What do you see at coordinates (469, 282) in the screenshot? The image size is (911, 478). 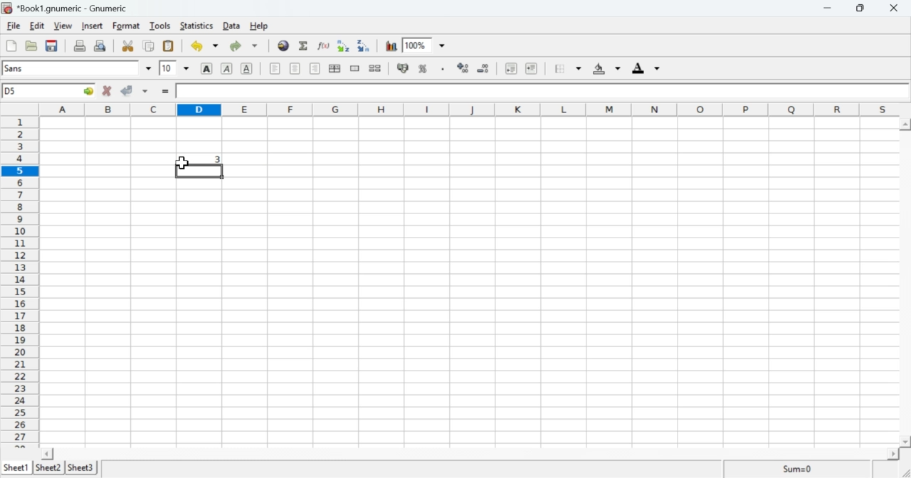 I see `Worksheet` at bounding box center [469, 282].